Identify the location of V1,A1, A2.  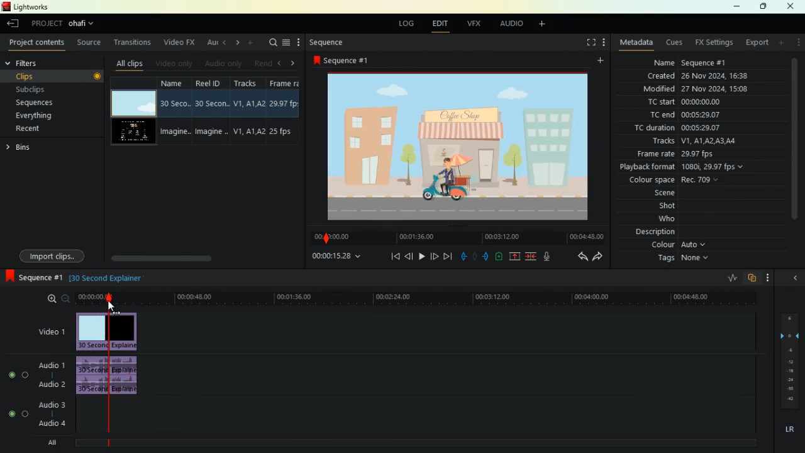
(248, 104).